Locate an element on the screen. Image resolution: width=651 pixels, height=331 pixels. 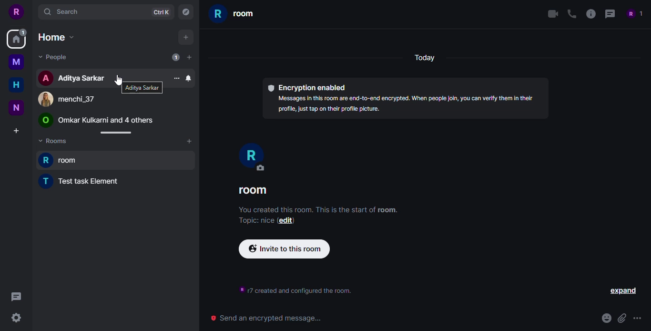
menchi_37 is located at coordinates (65, 100).